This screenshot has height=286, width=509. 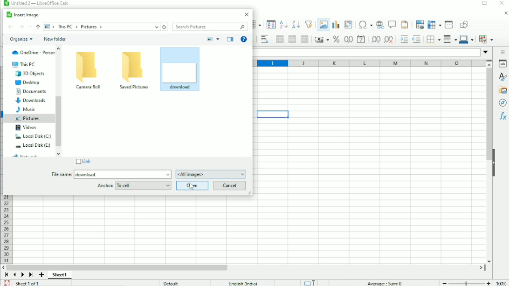 What do you see at coordinates (242, 282) in the screenshot?
I see `English (India)` at bounding box center [242, 282].